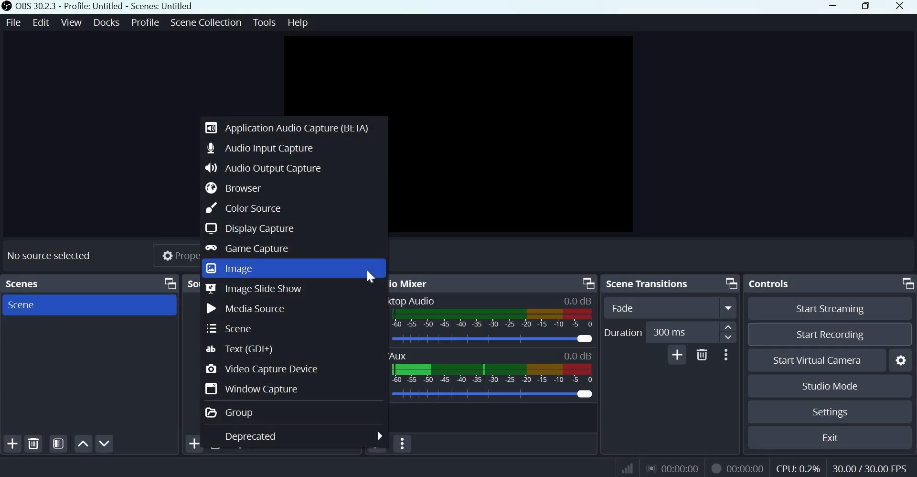 This screenshot has width=917, height=477. What do you see at coordinates (53, 257) in the screenshot?
I see `No source selected` at bounding box center [53, 257].